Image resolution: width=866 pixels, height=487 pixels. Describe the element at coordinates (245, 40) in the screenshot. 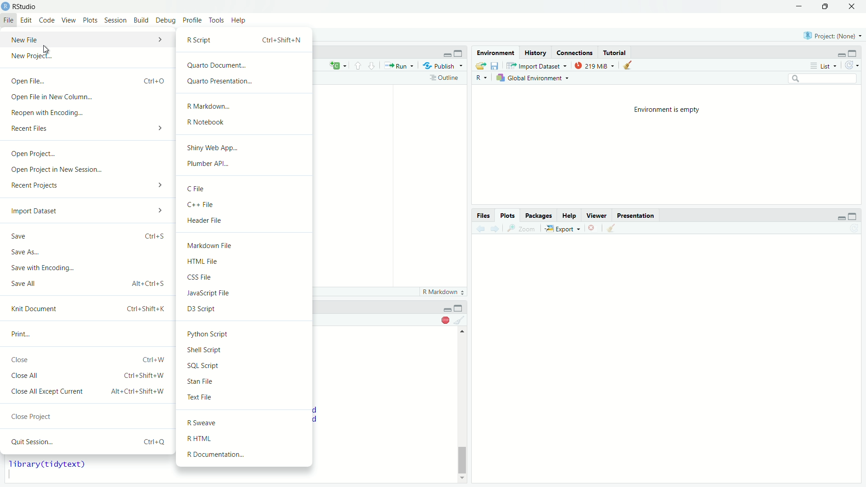

I see `R Script` at that location.